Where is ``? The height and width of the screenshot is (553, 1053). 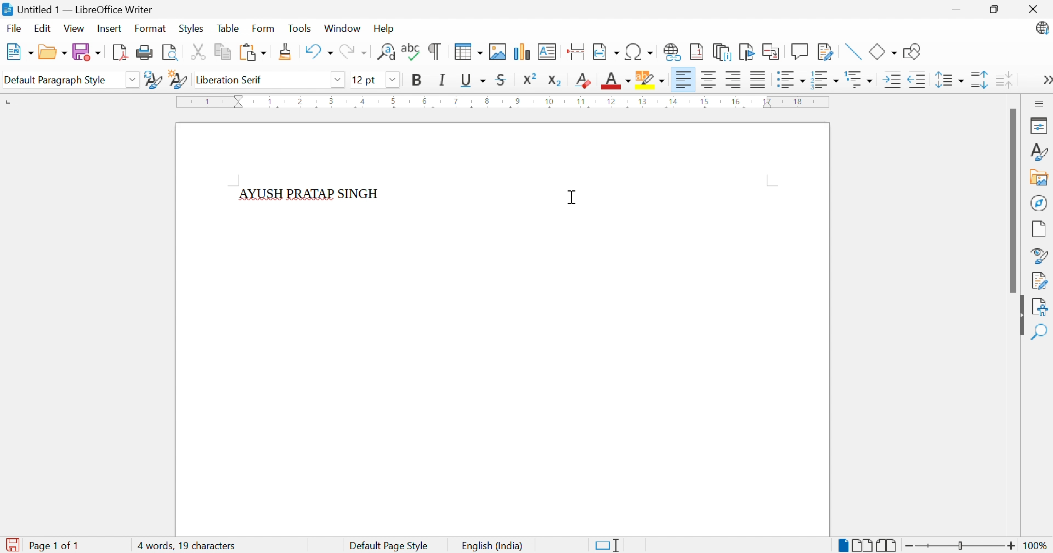  is located at coordinates (574, 199).